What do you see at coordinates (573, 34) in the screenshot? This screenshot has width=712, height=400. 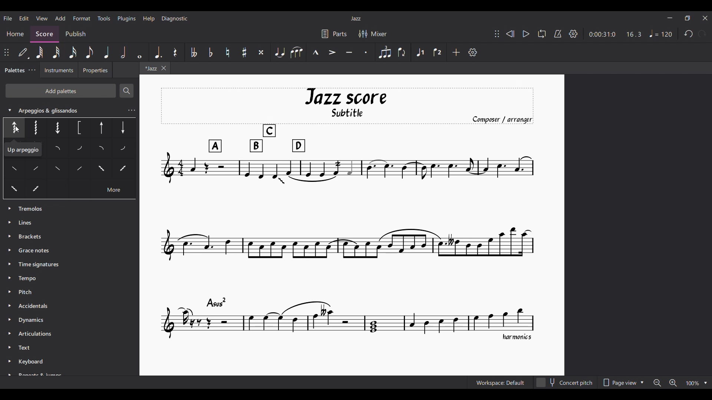 I see `Settings` at bounding box center [573, 34].